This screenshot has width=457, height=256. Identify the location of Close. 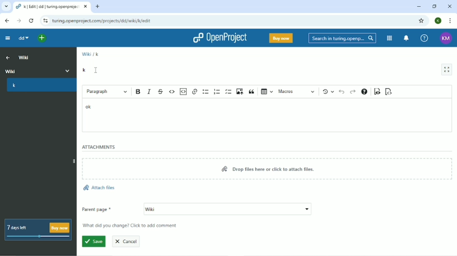
(449, 6).